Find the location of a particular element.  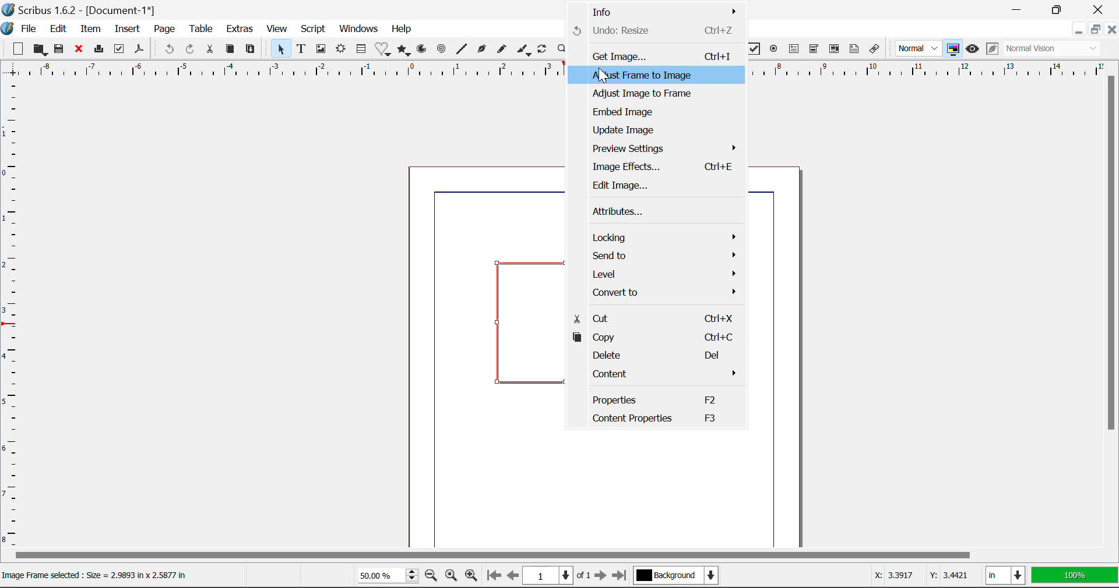

Update Image is located at coordinates (655, 130).